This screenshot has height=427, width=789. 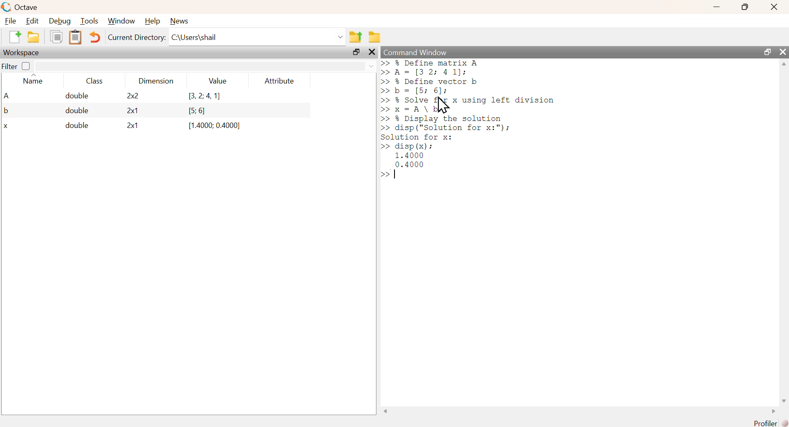 I want to click on debug, so click(x=60, y=22).